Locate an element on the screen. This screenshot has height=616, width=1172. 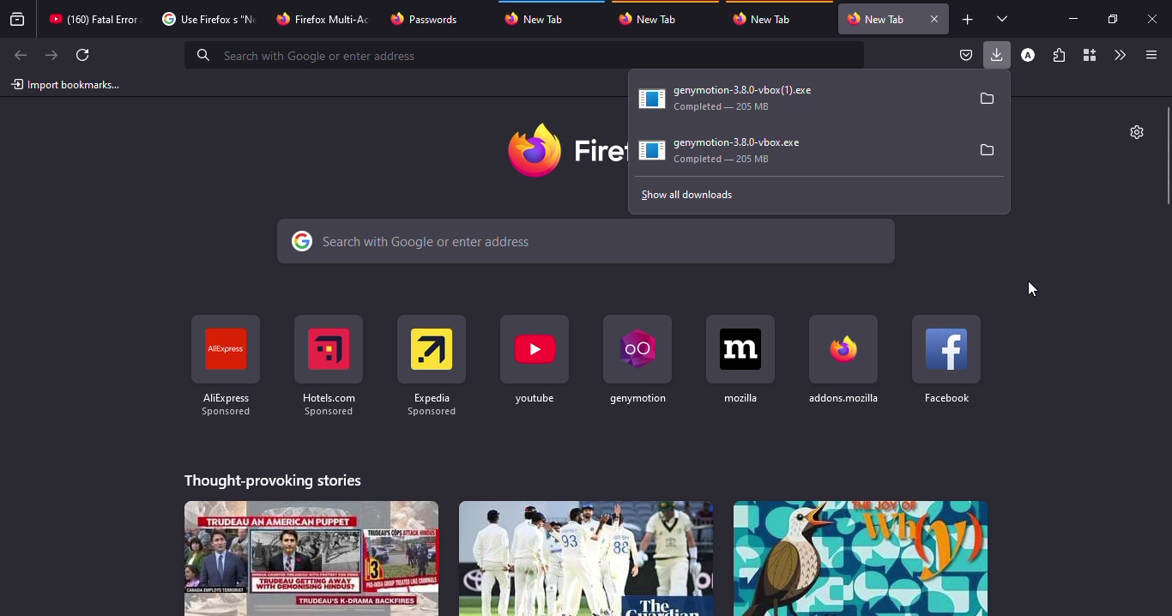
scroll bar is located at coordinates (1173, 157).